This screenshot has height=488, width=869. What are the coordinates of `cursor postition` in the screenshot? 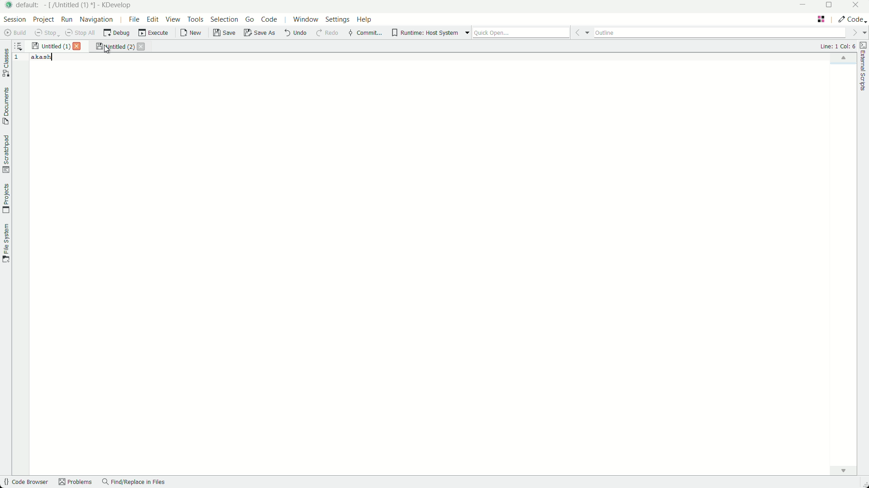 It's located at (838, 46).